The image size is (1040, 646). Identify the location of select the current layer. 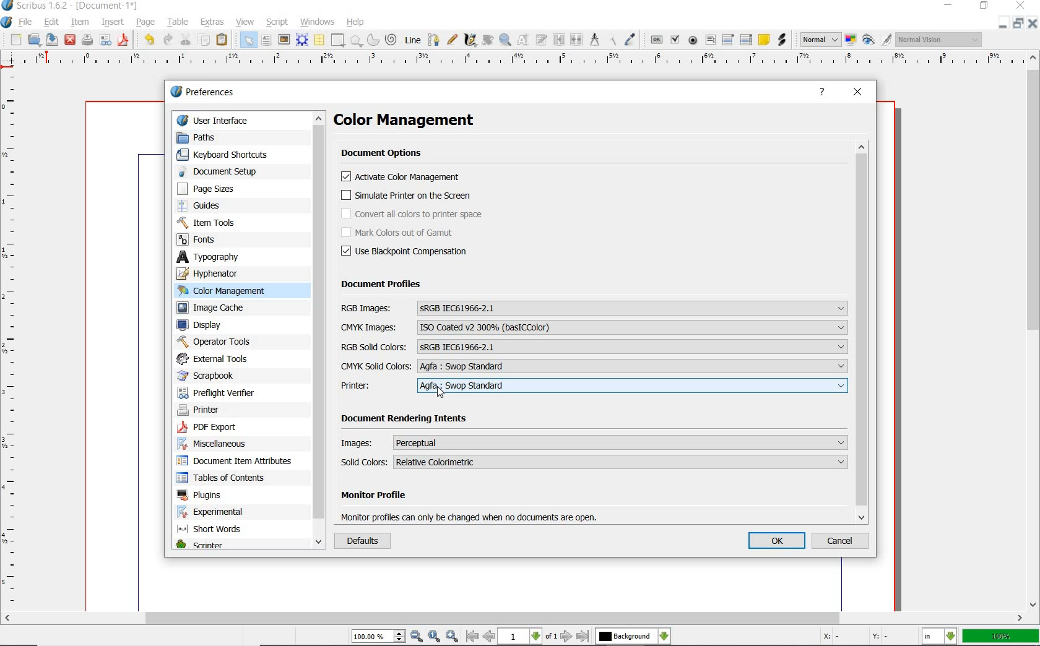
(633, 636).